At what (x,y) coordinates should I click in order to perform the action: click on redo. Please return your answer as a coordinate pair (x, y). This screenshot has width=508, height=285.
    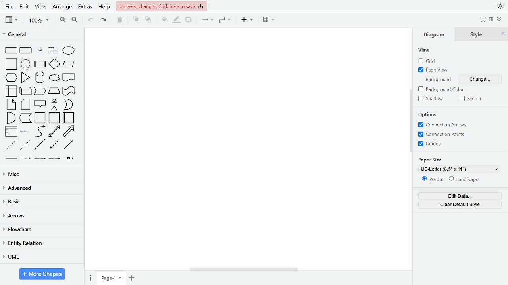
    Looking at the image, I should click on (102, 21).